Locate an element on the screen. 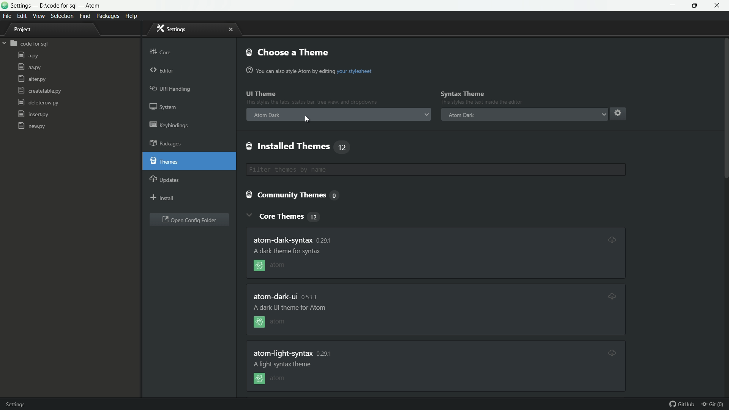 This screenshot has width=729, height=410. file menu is located at coordinates (6, 16).